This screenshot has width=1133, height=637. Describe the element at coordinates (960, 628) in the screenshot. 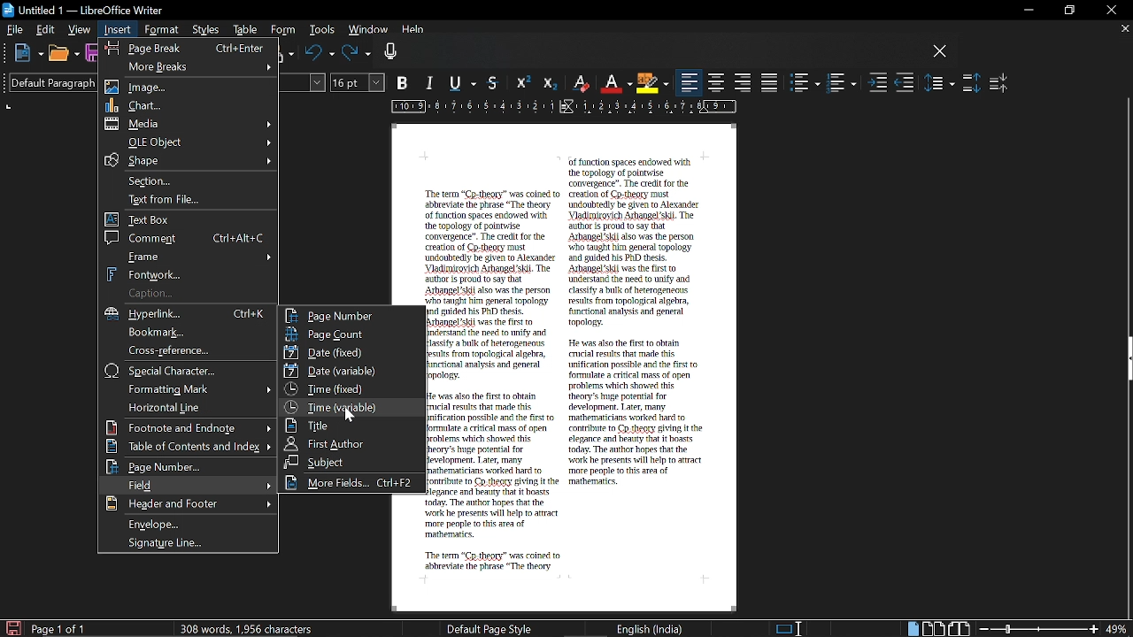

I see `Book view` at that location.